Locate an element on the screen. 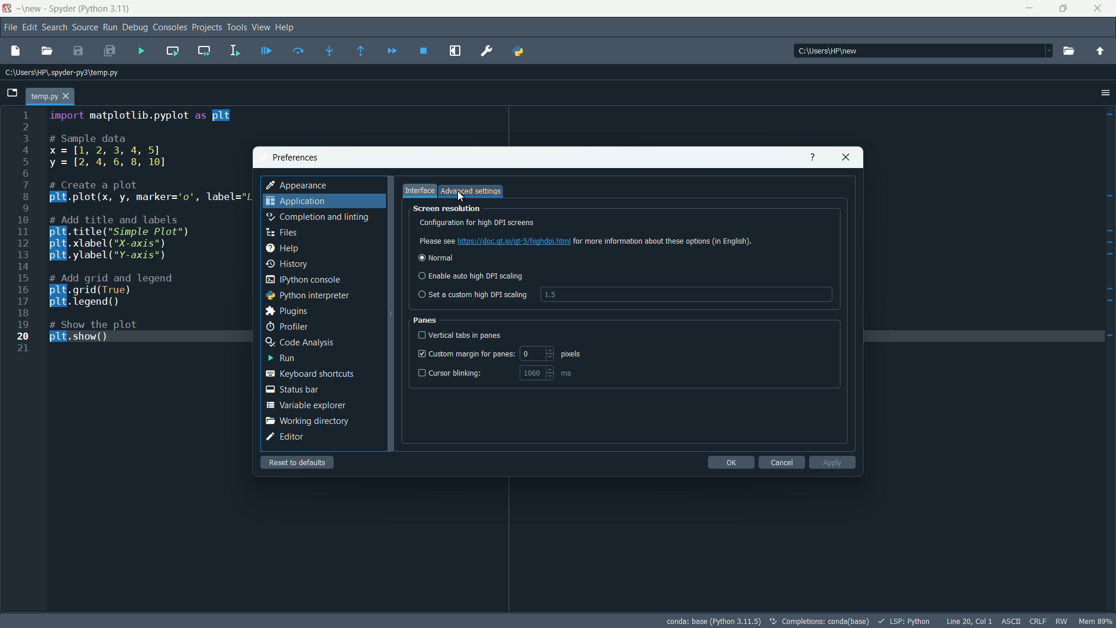 Image resolution: width=1116 pixels, height=628 pixels. run file is located at coordinates (142, 51).